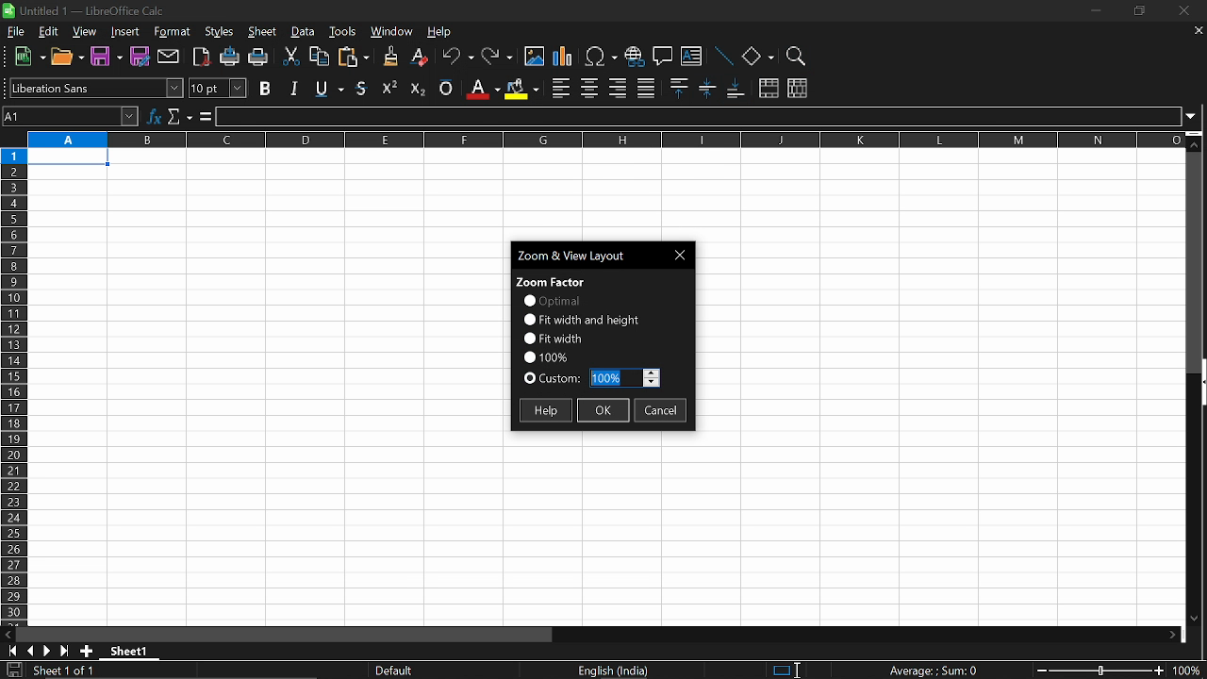  Describe the element at coordinates (707, 88) in the screenshot. I see `center vertically` at that location.